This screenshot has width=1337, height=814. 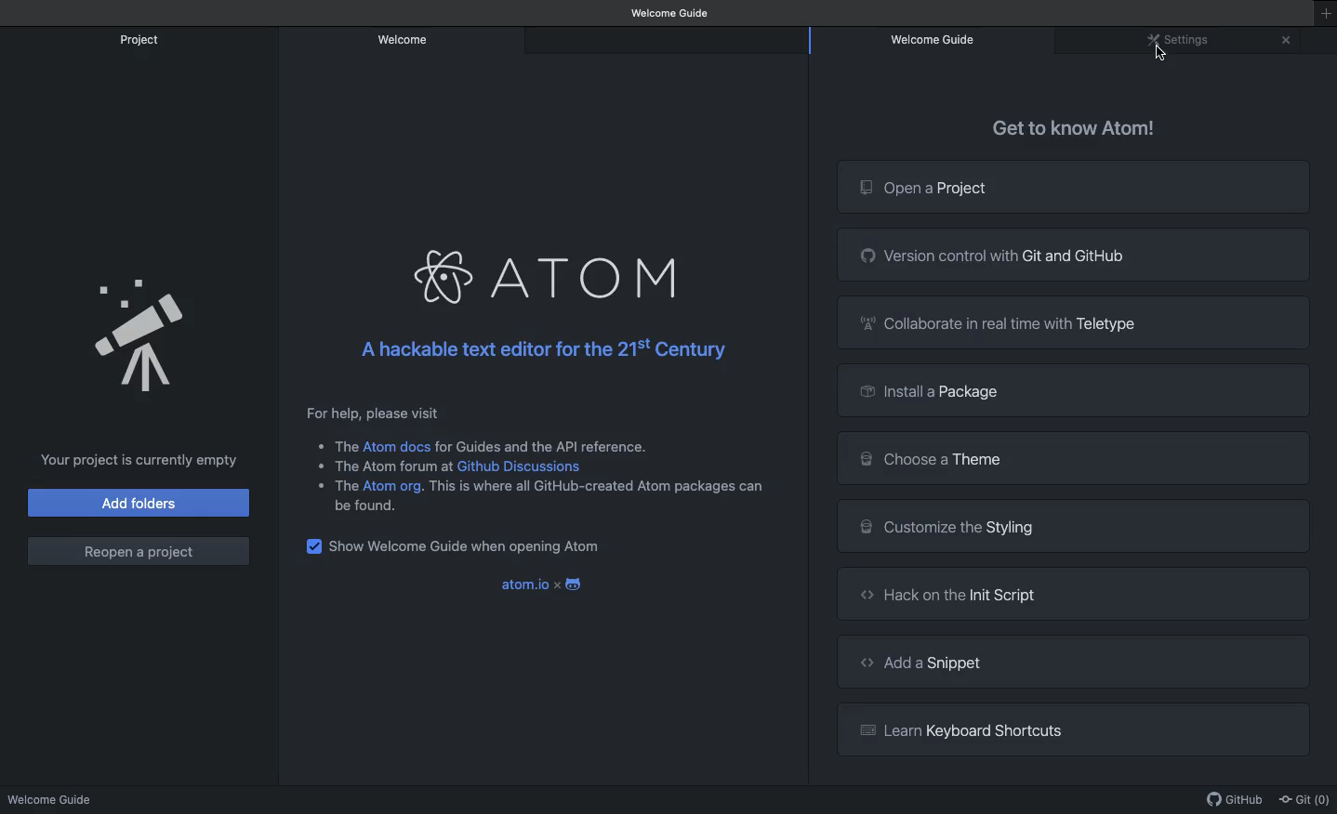 What do you see at coordinates (373, 412) in the screenshot?
I see `For help, please visit` at bounding box center [373, 412].